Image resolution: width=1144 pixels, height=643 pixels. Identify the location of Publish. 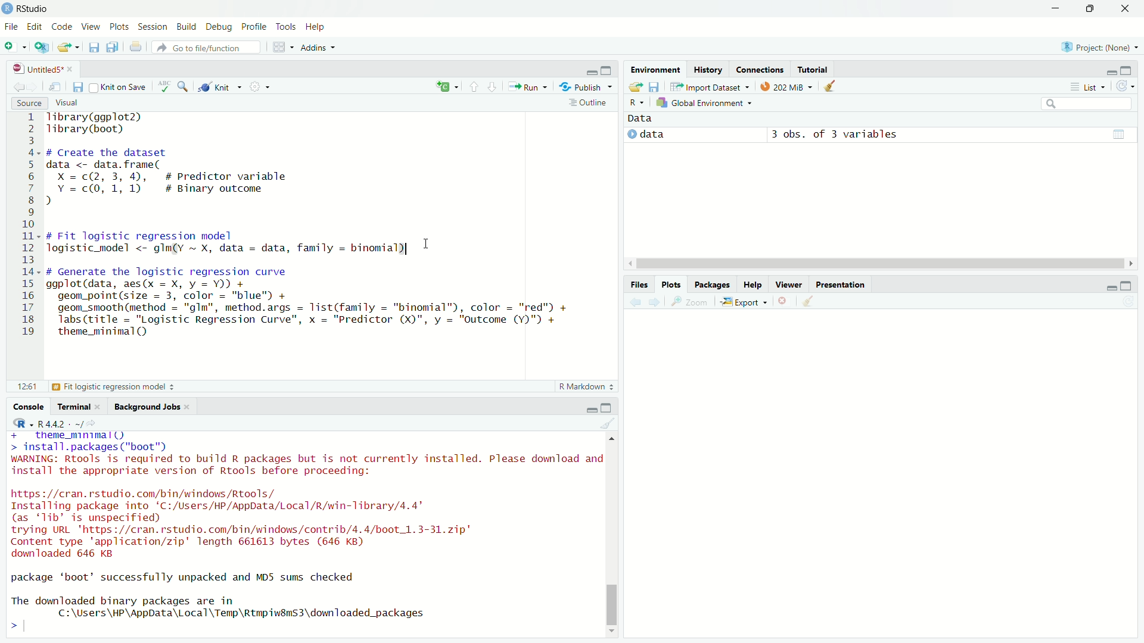
(585, 86).